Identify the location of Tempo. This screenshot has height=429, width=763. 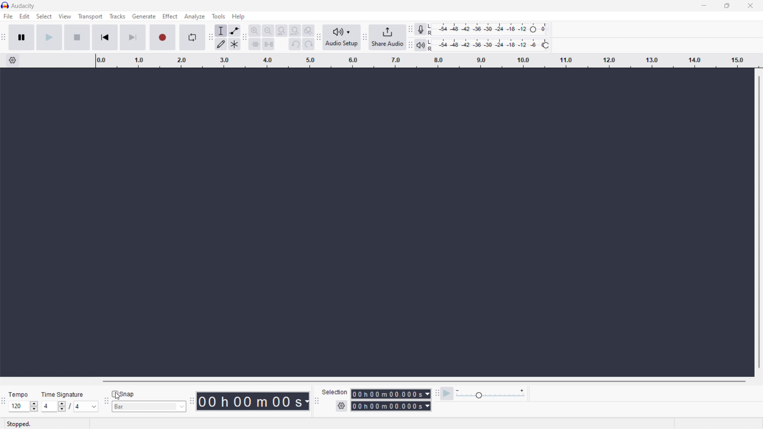
(21, 395).